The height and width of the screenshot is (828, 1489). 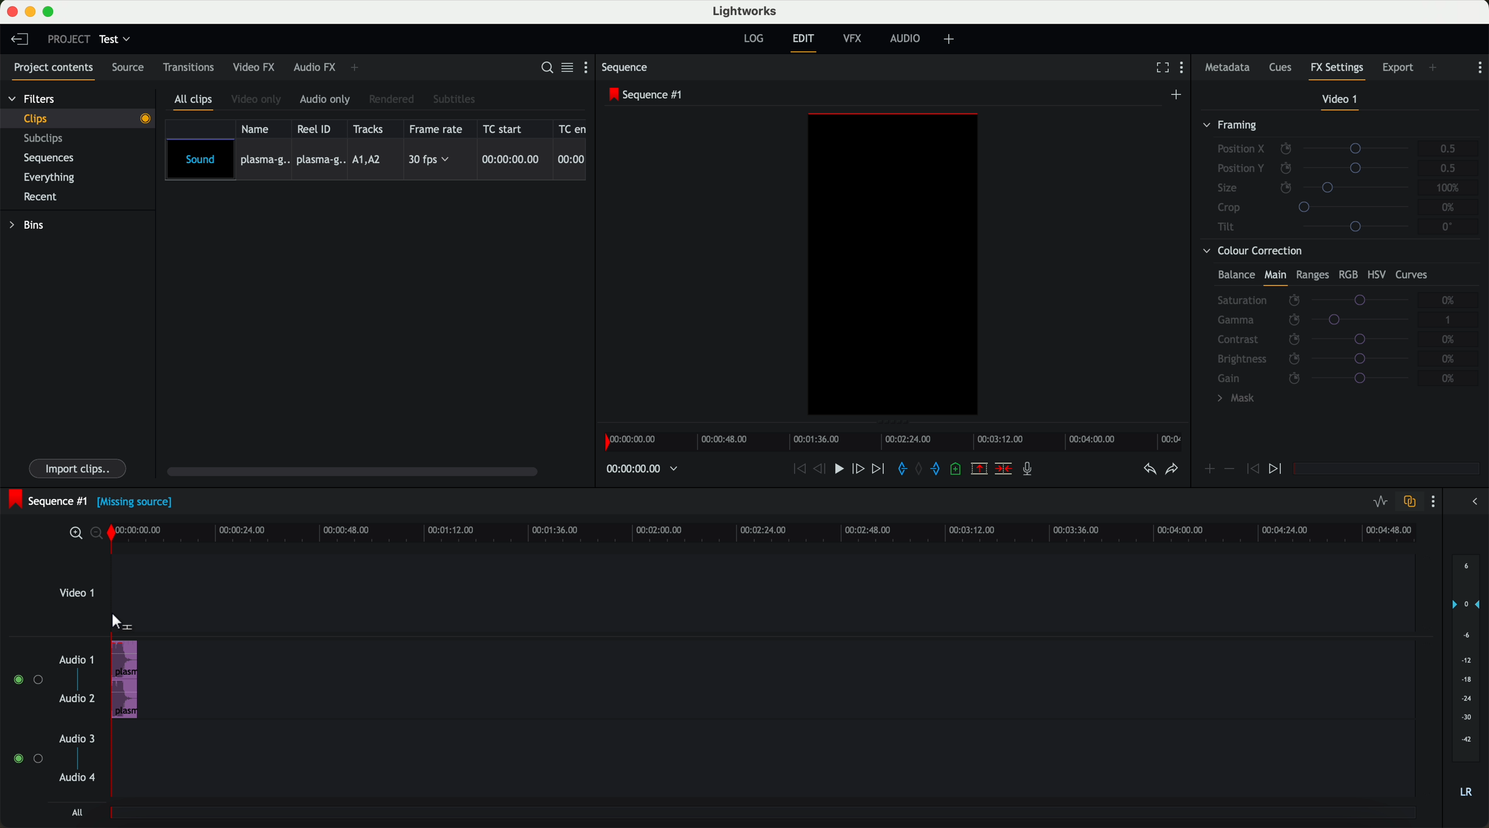 I want to click on name, so click(x=258, y=128).